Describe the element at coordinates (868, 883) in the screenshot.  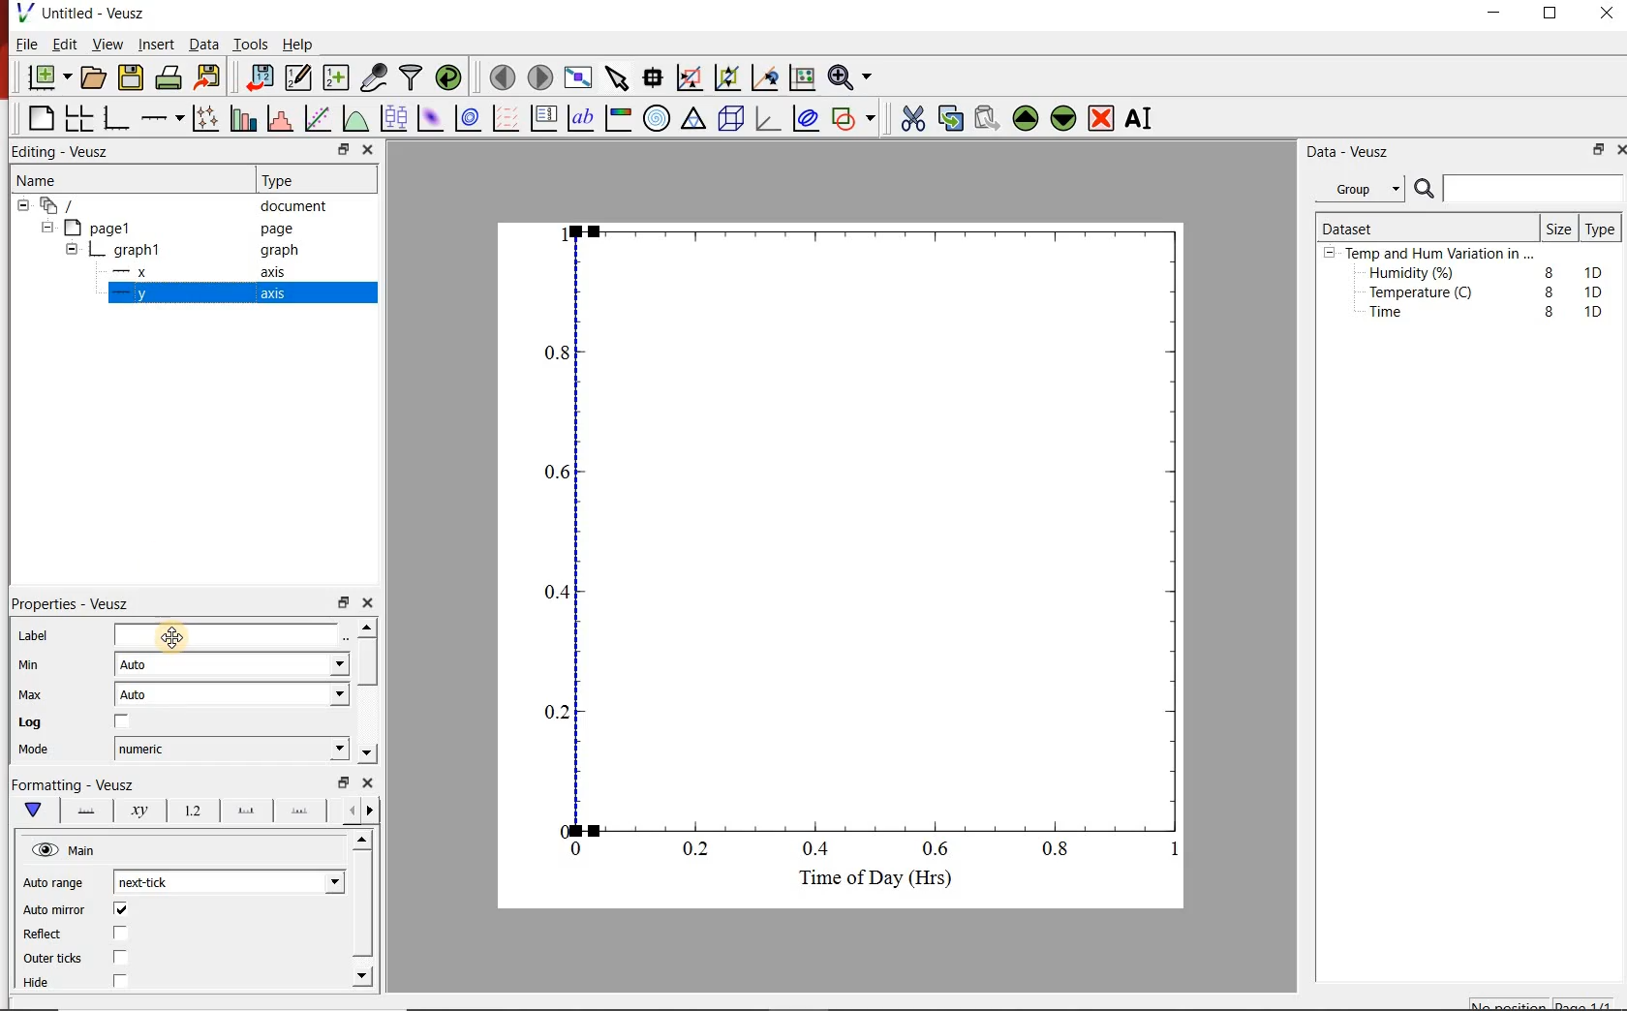
I see `Time of Day (Hrs)` at that location.